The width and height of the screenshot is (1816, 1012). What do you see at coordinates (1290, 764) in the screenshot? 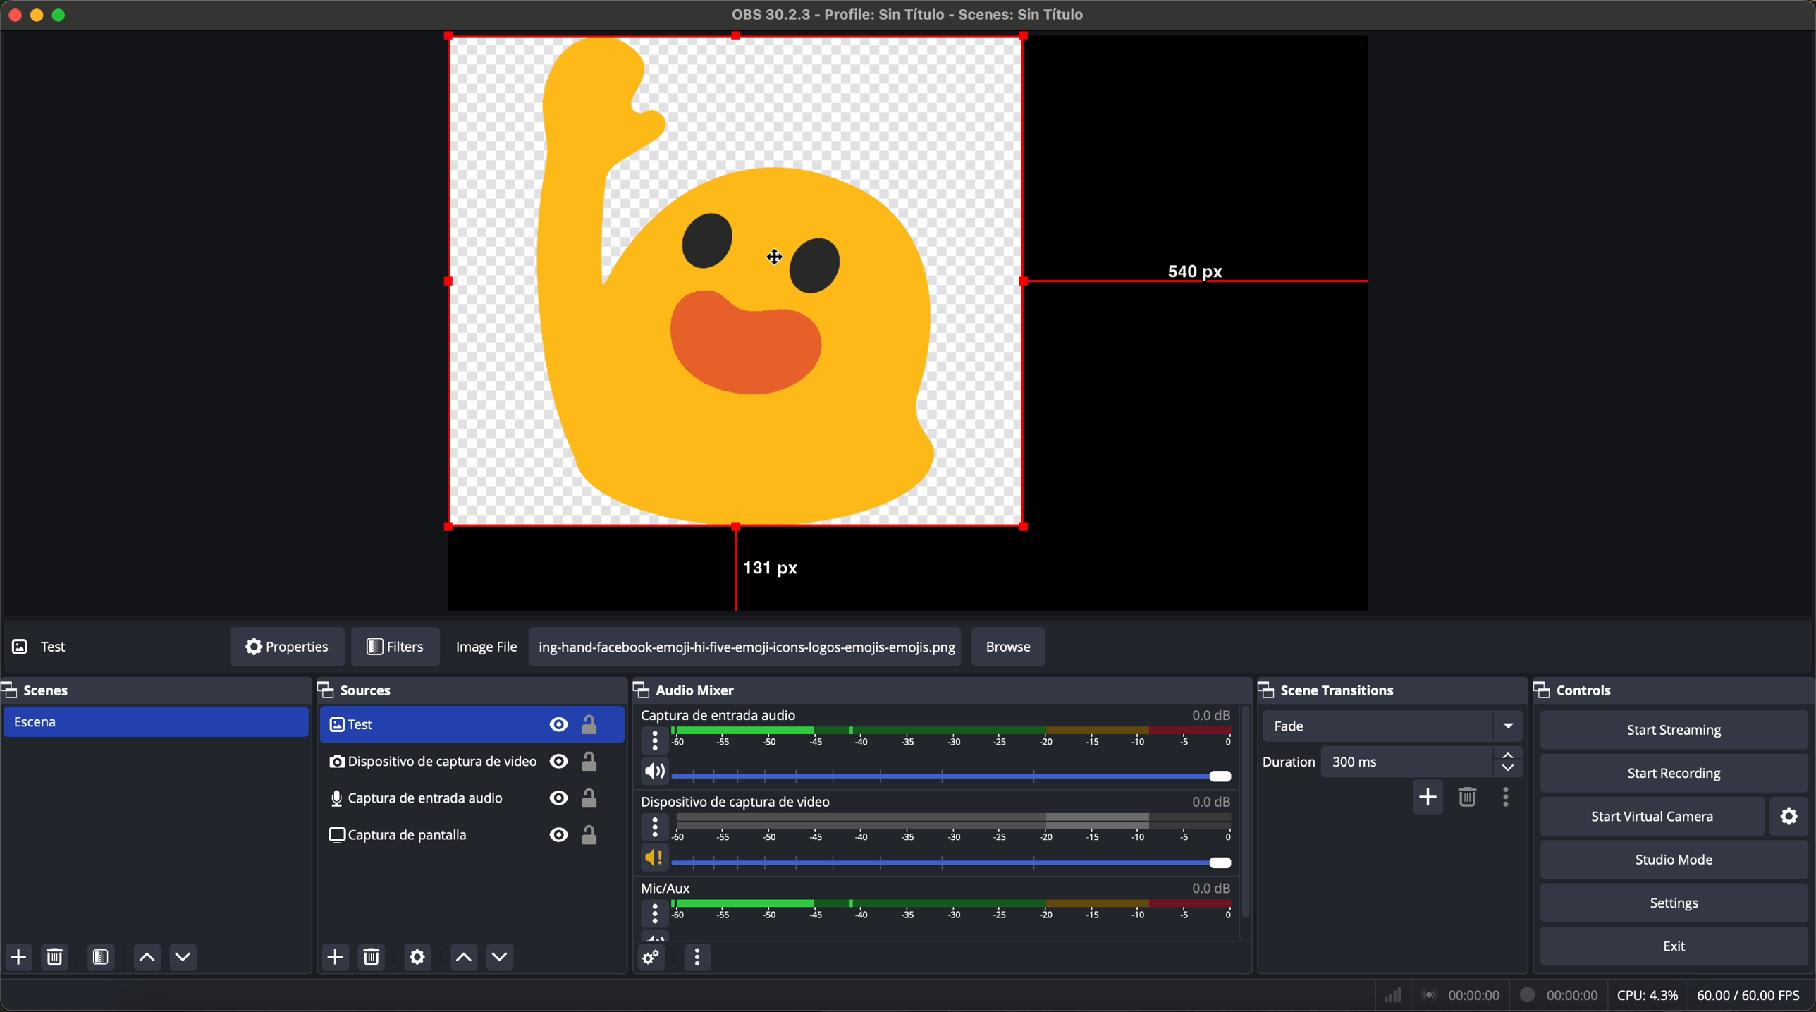
I see `duration` at bounding box center [1290, 764].